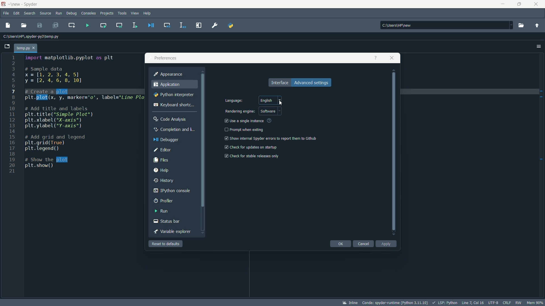  Describe the element at coordinates (148, 13) in the screenshot. I see `help` at that location.